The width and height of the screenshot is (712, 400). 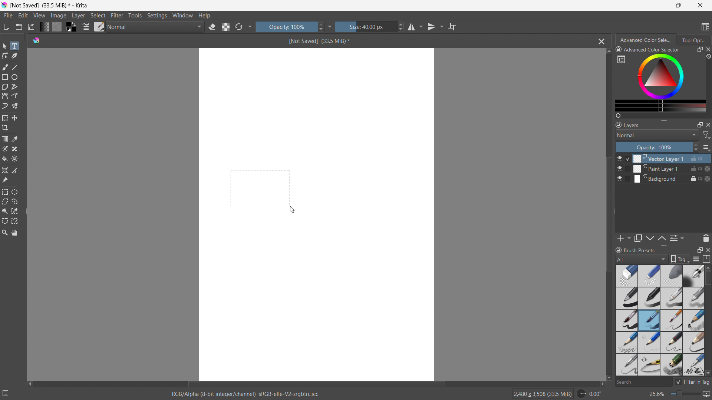 What do you see at coordinates (15, 67) in the screenshot?
I see `line tool` at bounding box center [15, 67].